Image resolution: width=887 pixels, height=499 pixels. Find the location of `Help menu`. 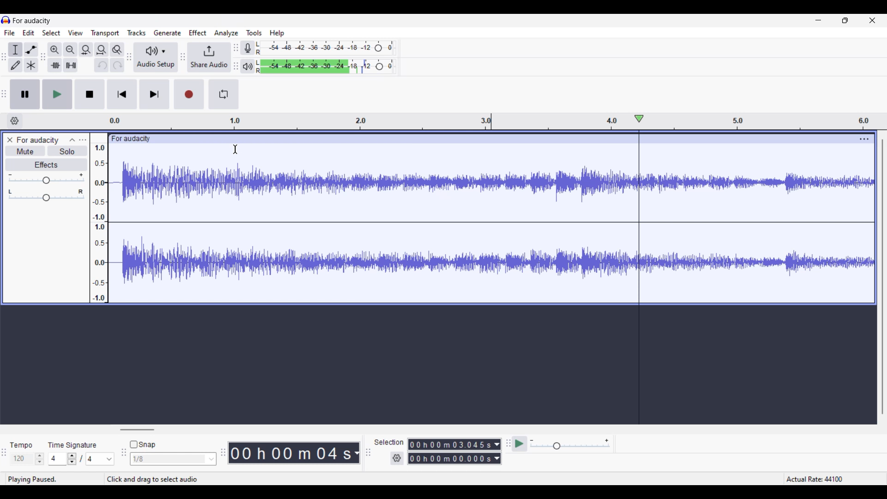

Help menu is located at coordinates (277, 33).